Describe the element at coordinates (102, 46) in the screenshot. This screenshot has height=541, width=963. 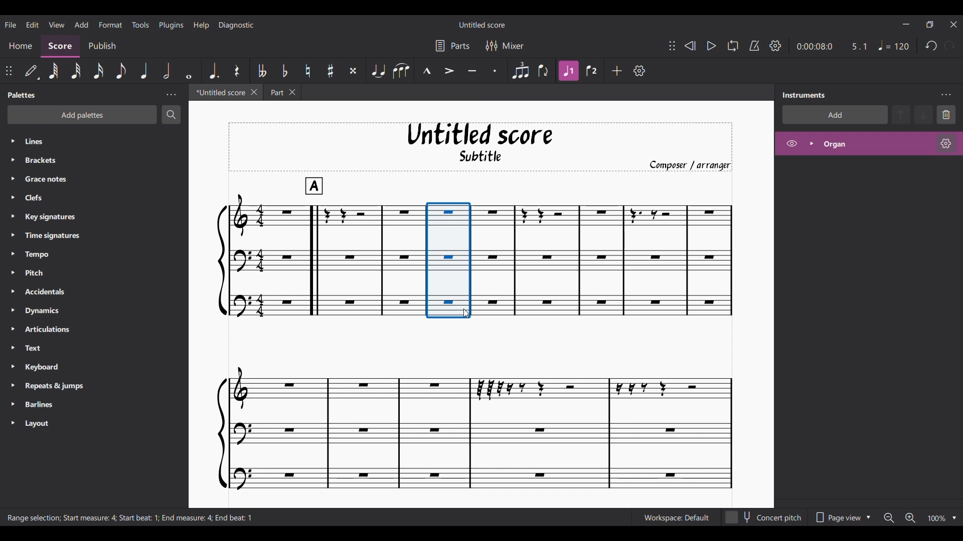
I see `Publish section` at that location.